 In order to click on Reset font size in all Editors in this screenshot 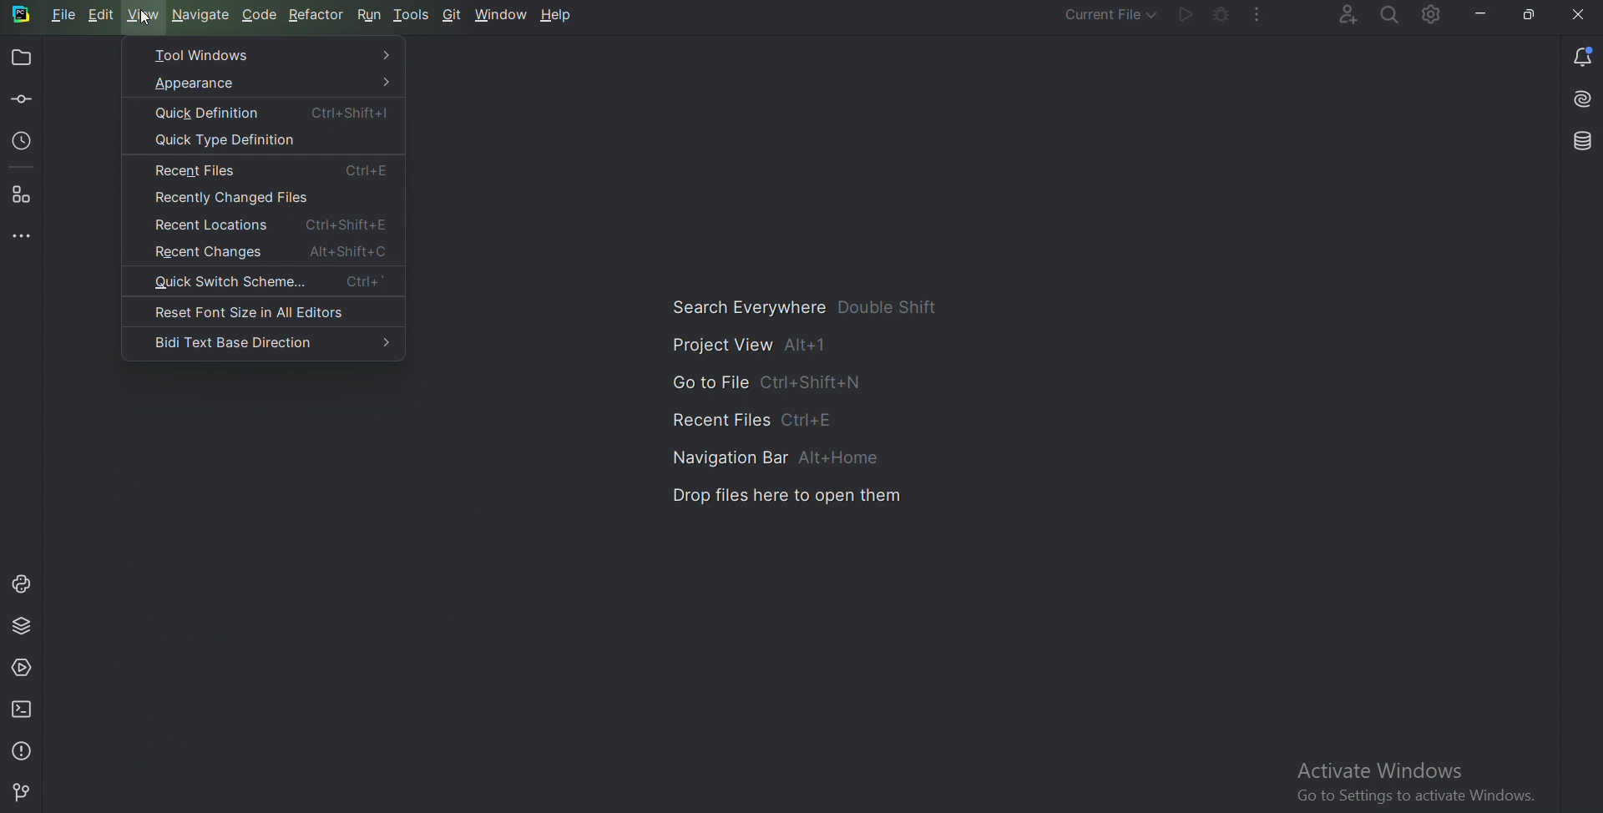, I will do `click(265, 311)`.